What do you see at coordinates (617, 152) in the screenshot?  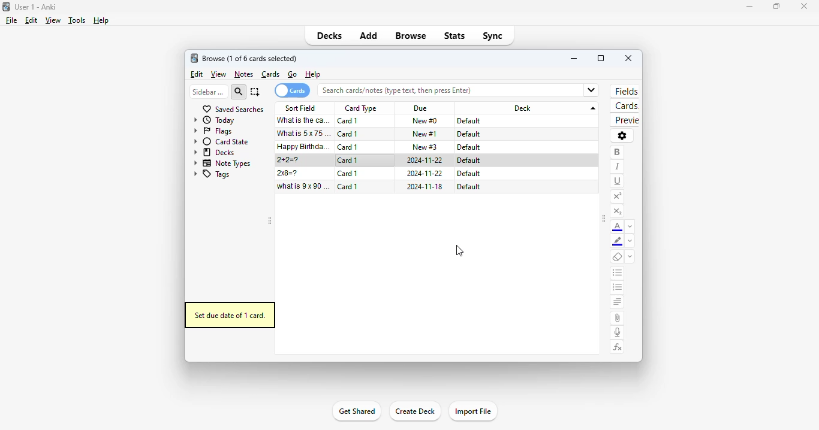 I see `bold` at bounding box center [617, 152].